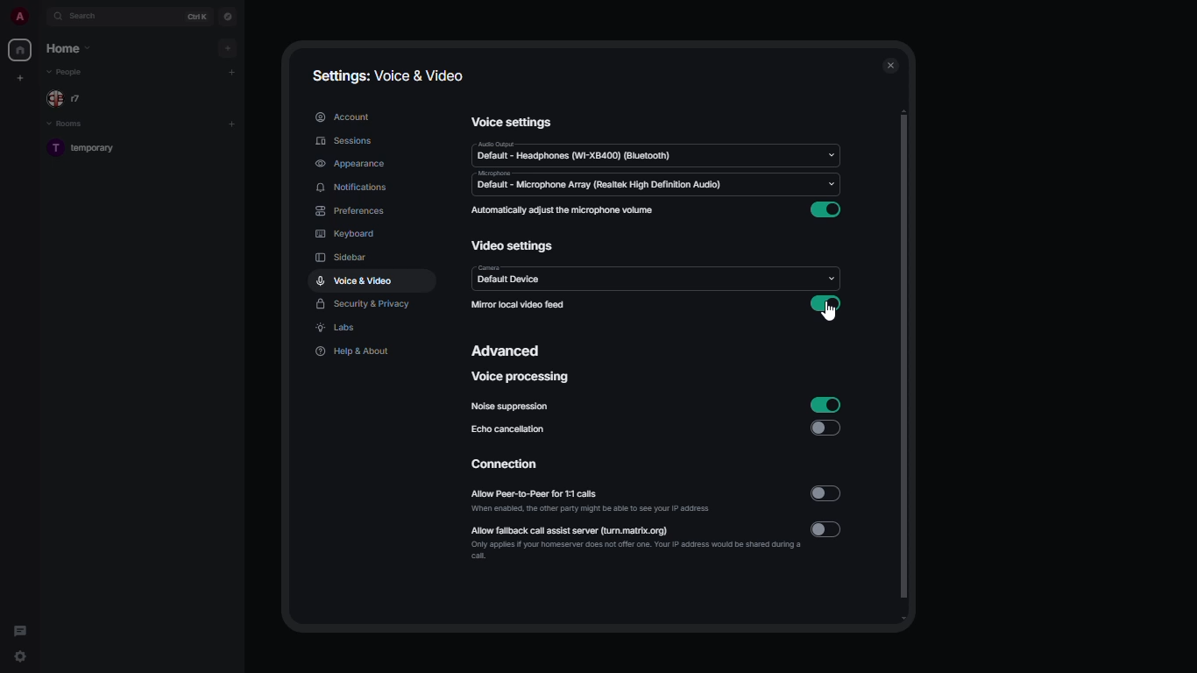  Describe the element at coordinates (825, 306) in the screenshot. I see `enabled` at that location.